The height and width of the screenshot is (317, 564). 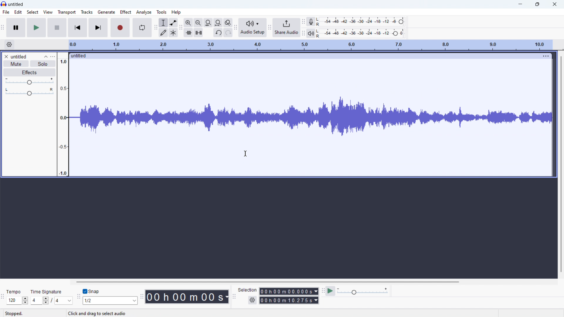 I want to click on Click and drag to resize the track, so click(x=115, y=313).